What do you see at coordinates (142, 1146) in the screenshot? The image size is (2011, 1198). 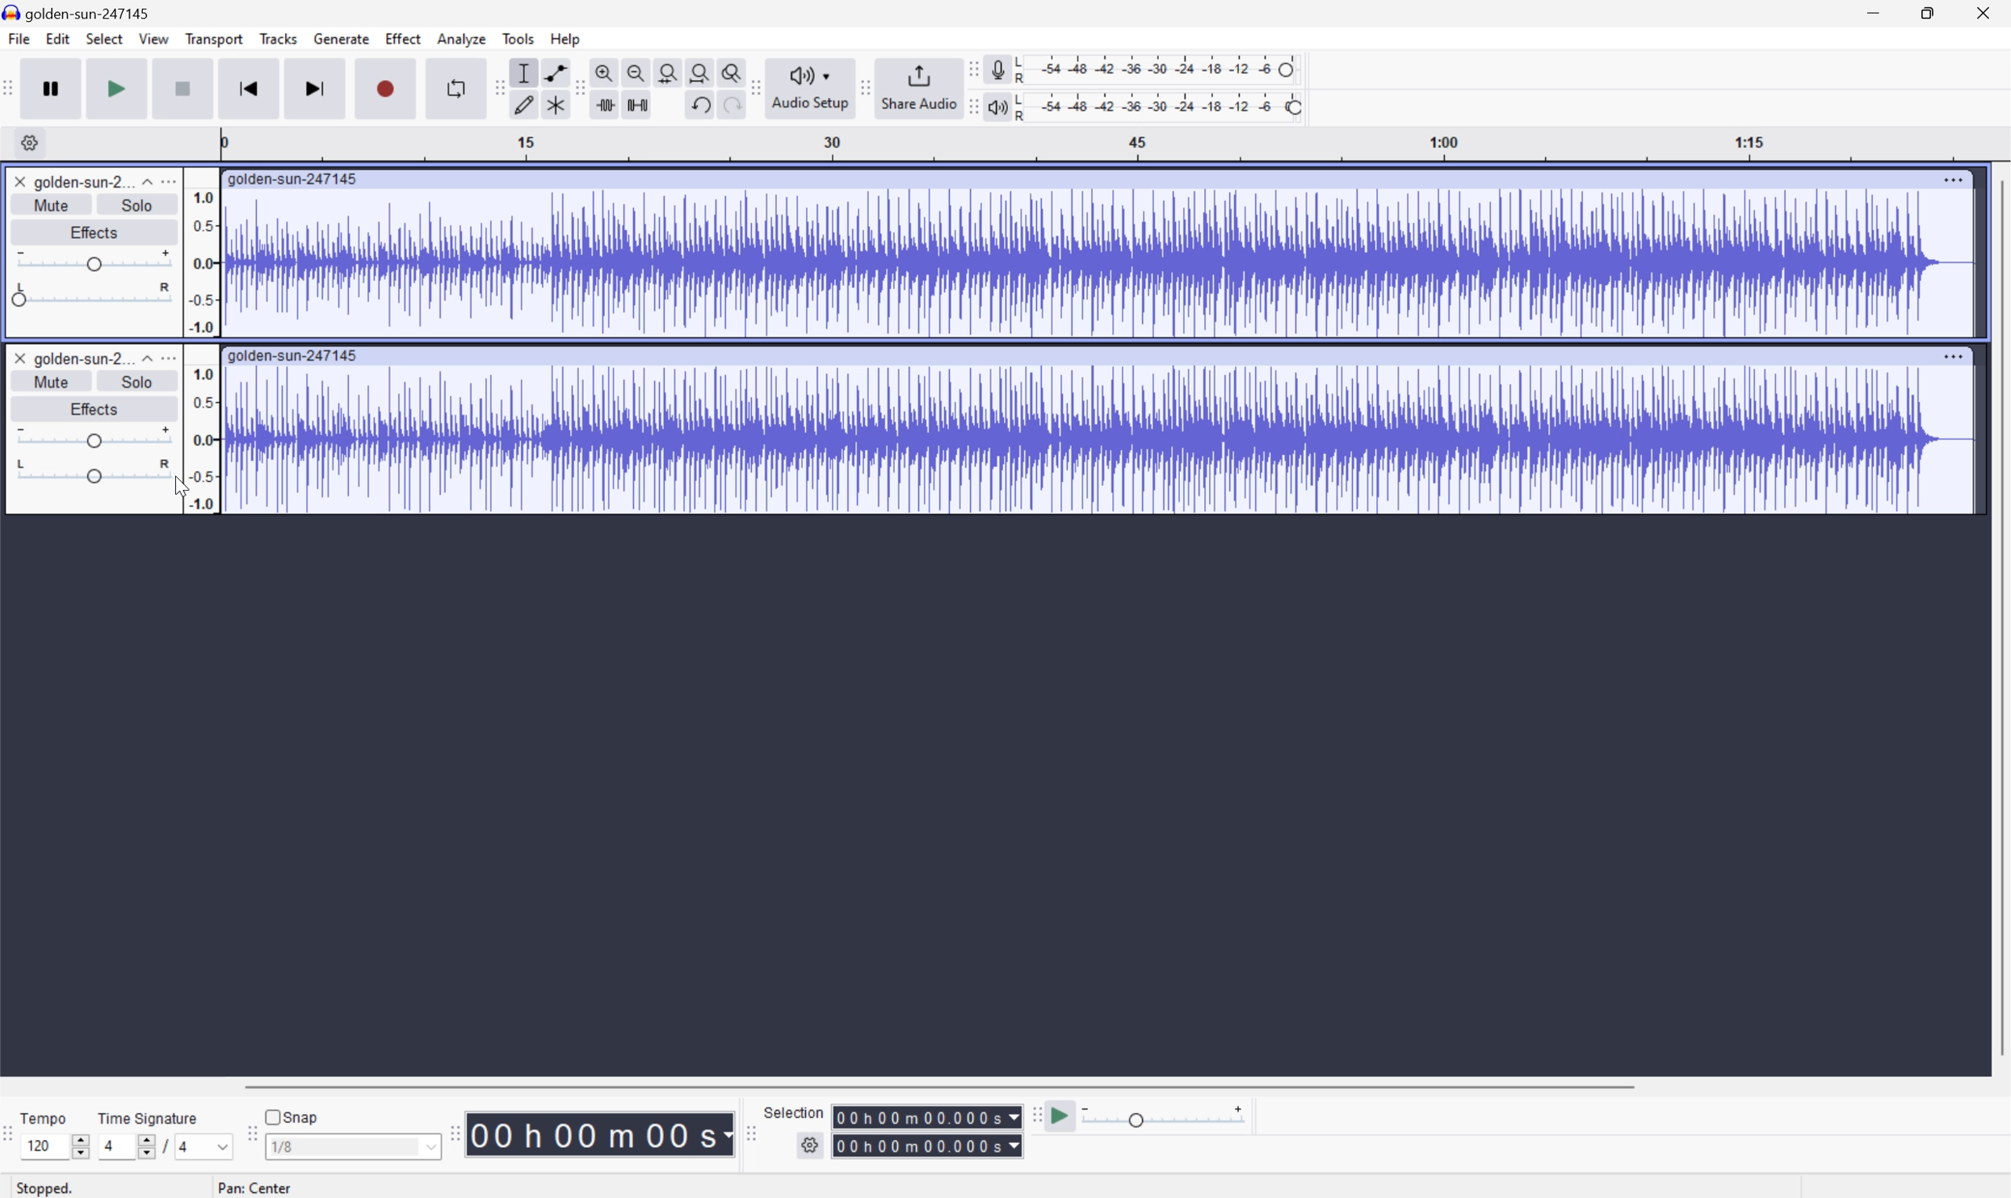 I see `Slider` at bounding box center [142, 1146].